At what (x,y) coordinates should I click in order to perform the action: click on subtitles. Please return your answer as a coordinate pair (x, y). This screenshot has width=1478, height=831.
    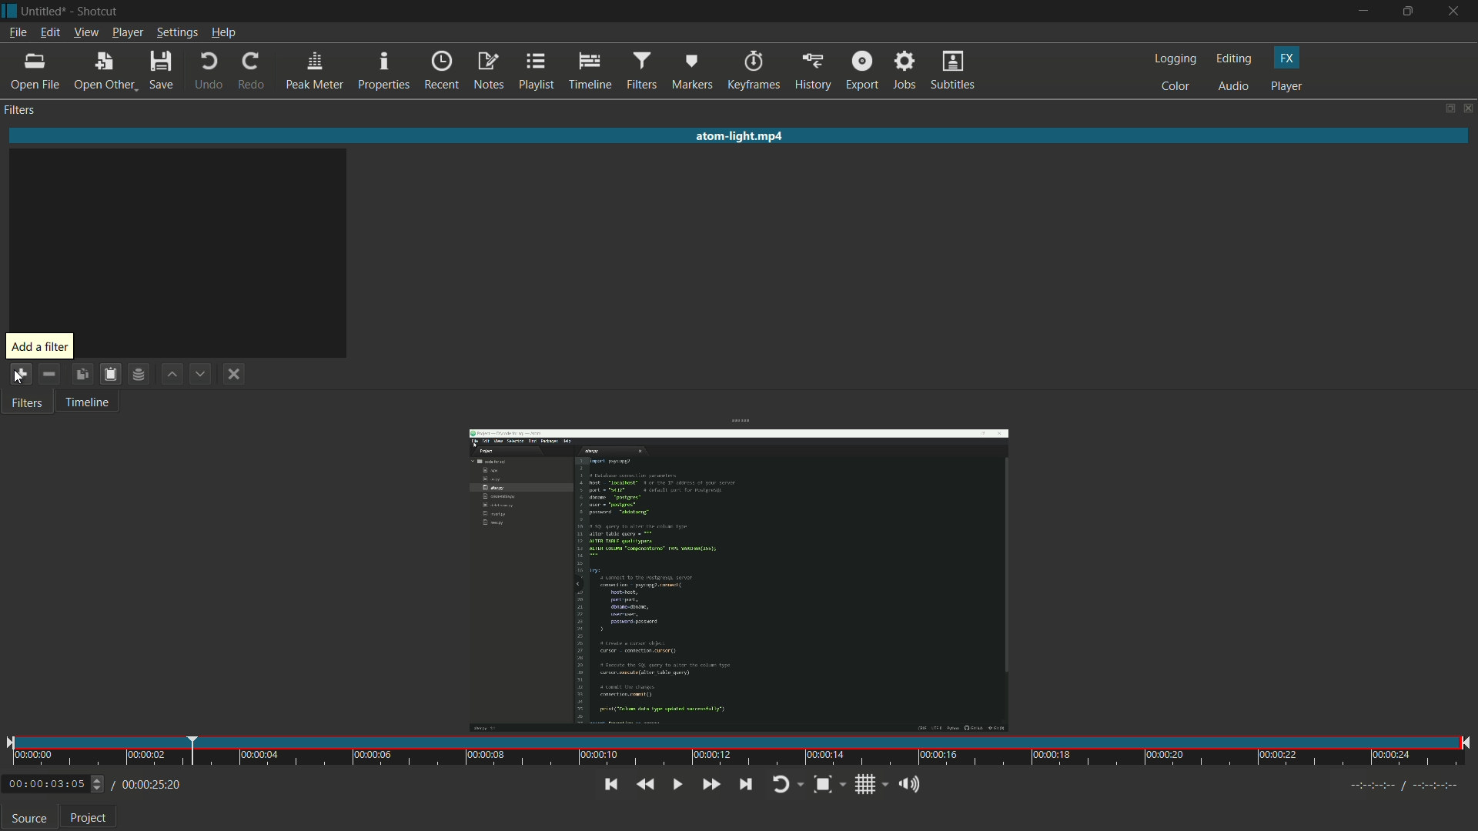
    Looking at the image, I should click on (952, 70).